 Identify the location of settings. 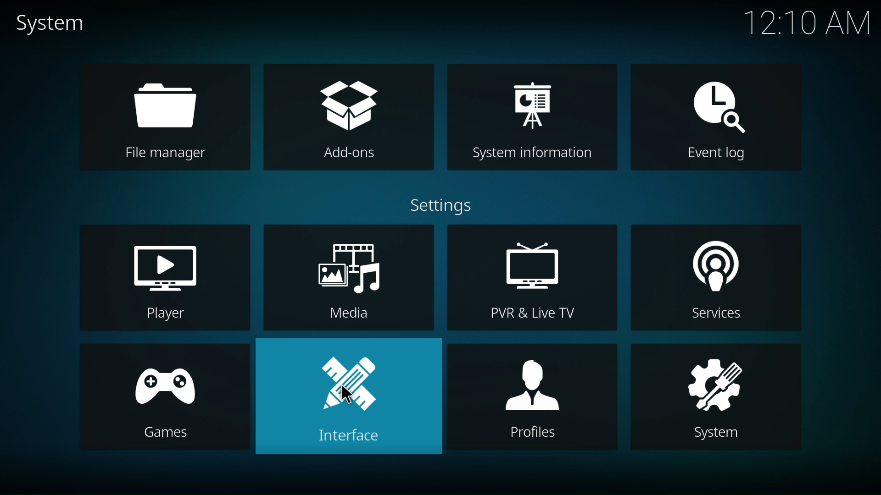
(438, 205).